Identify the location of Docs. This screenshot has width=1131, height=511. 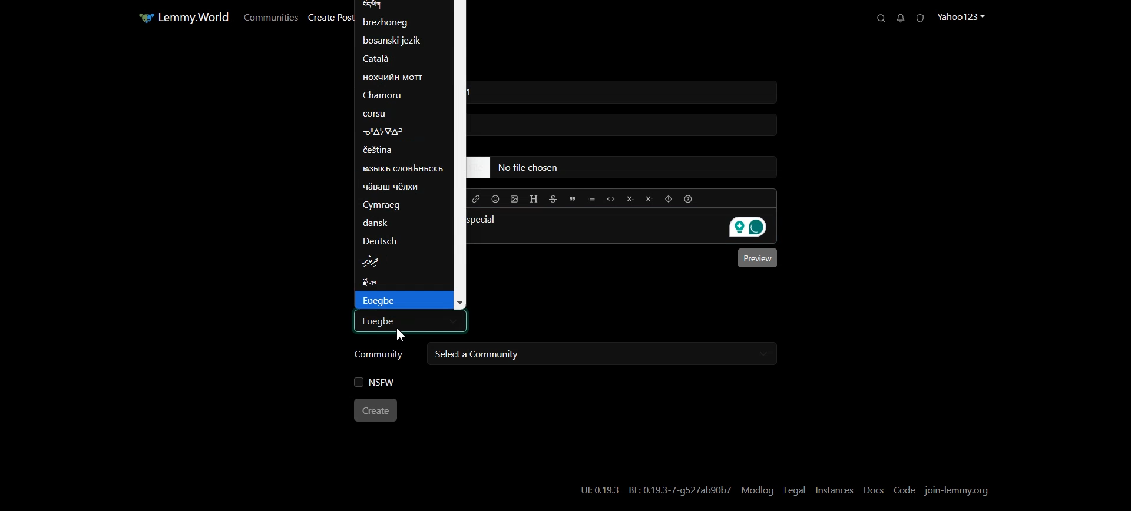
(874, 490).